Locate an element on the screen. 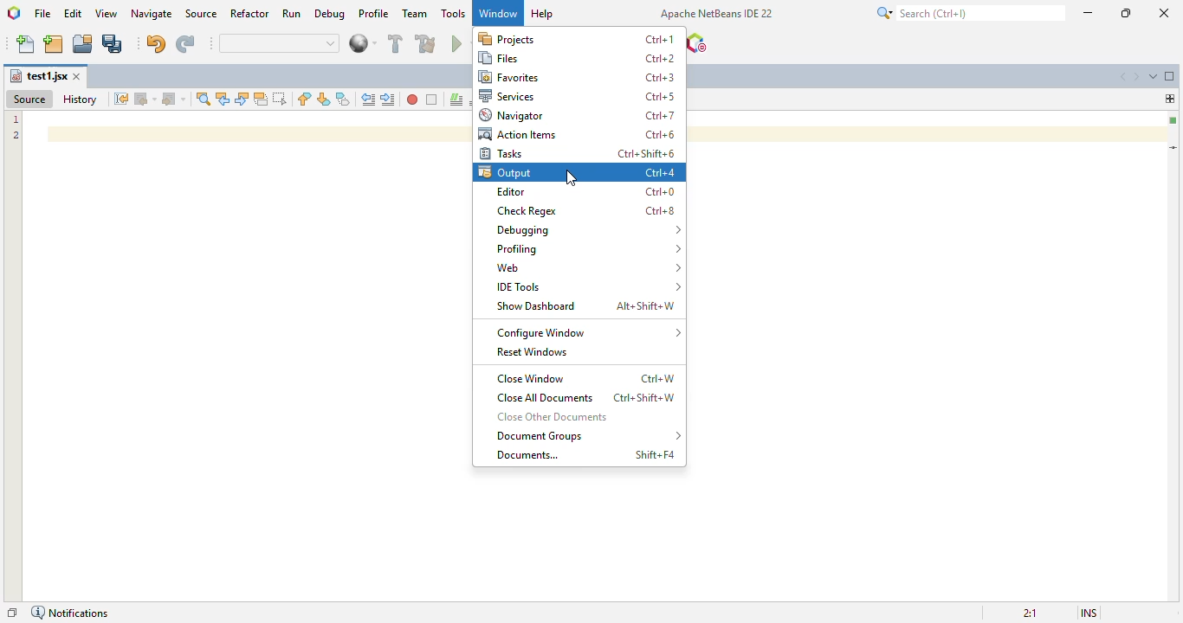 This screenshot has width=1183, height=623. debug is located at coordinates (331, 14).